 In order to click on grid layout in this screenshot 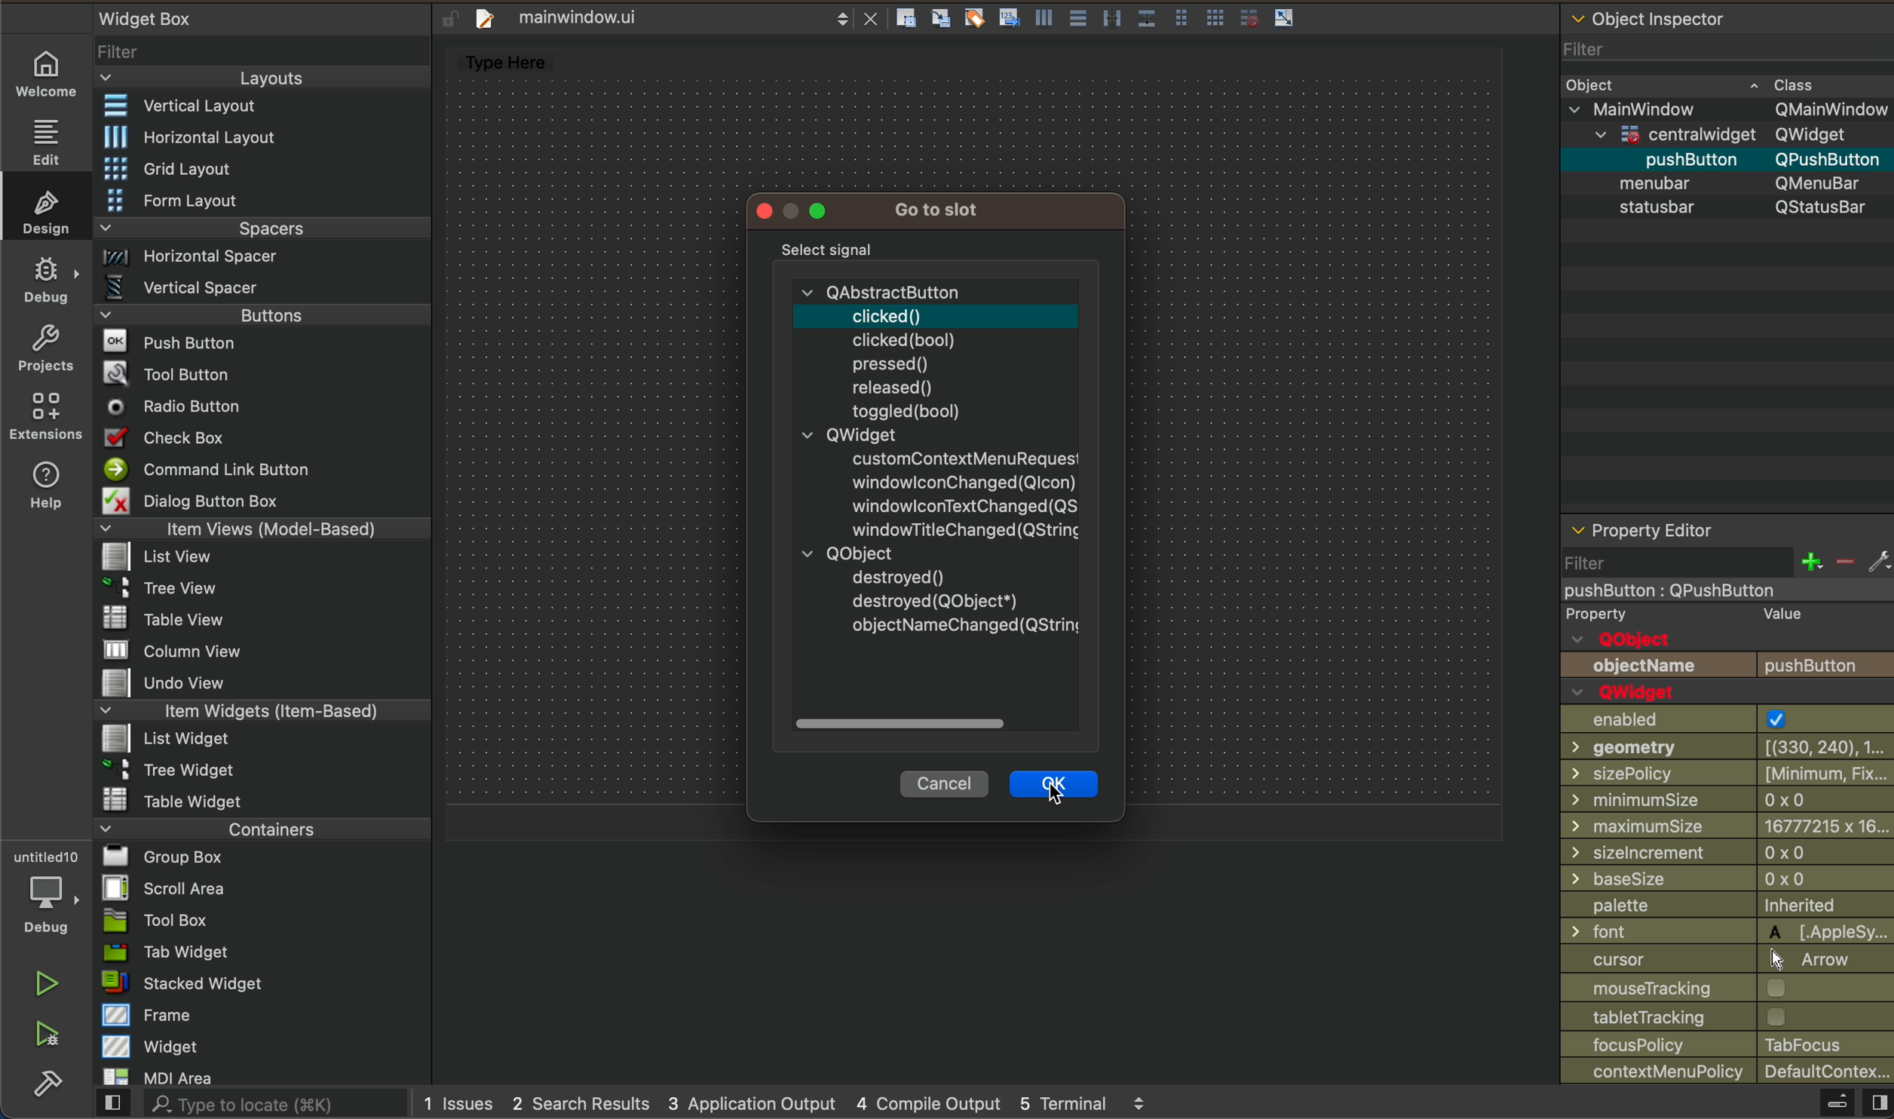, I will do `click(265, 167)`.